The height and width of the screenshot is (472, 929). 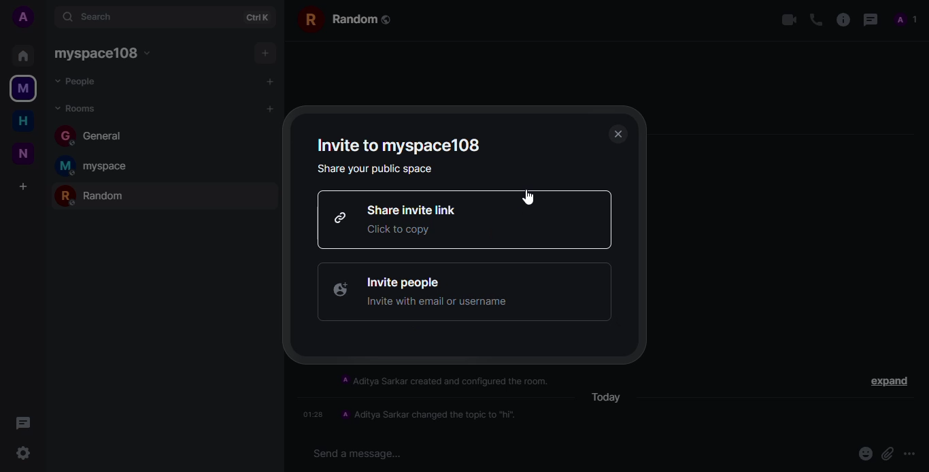 I want to click on myspace, so click(x=24, y=89).